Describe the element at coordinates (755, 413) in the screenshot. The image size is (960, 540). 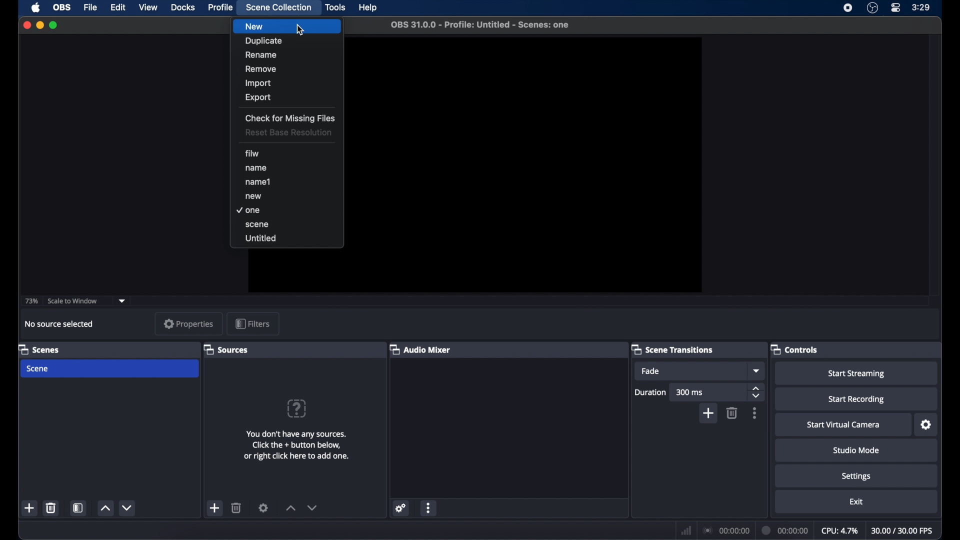
I see `more options` at that location.